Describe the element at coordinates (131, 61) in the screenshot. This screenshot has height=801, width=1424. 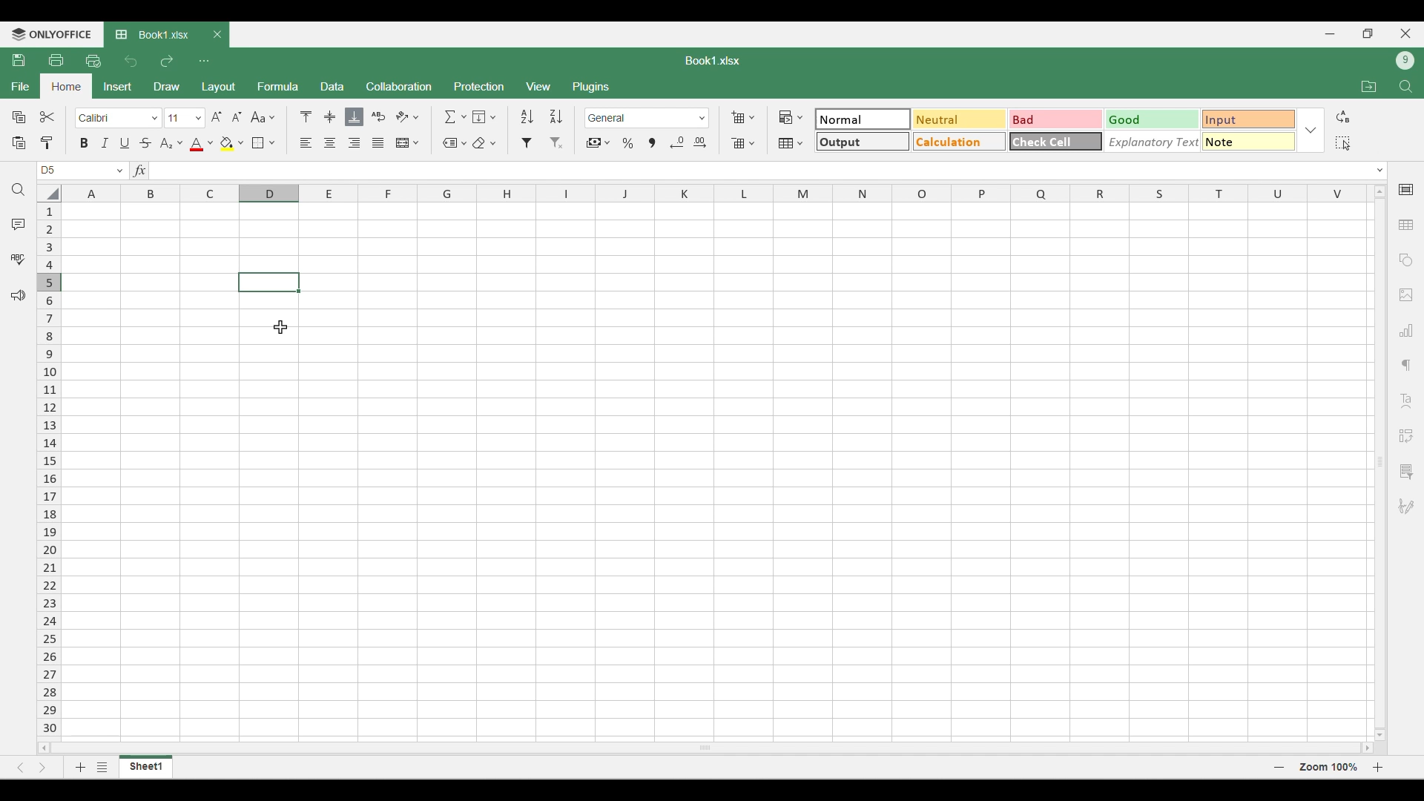
I see `Undo` at that location.